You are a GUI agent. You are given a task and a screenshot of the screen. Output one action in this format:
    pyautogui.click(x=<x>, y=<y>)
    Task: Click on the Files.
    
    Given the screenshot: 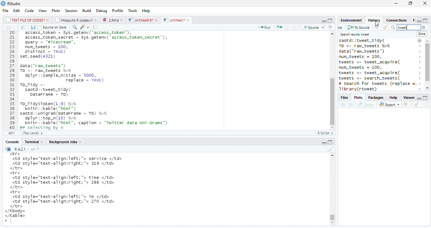 What is the action you would take?
    pyautogui.click(x=344, y=97)
    